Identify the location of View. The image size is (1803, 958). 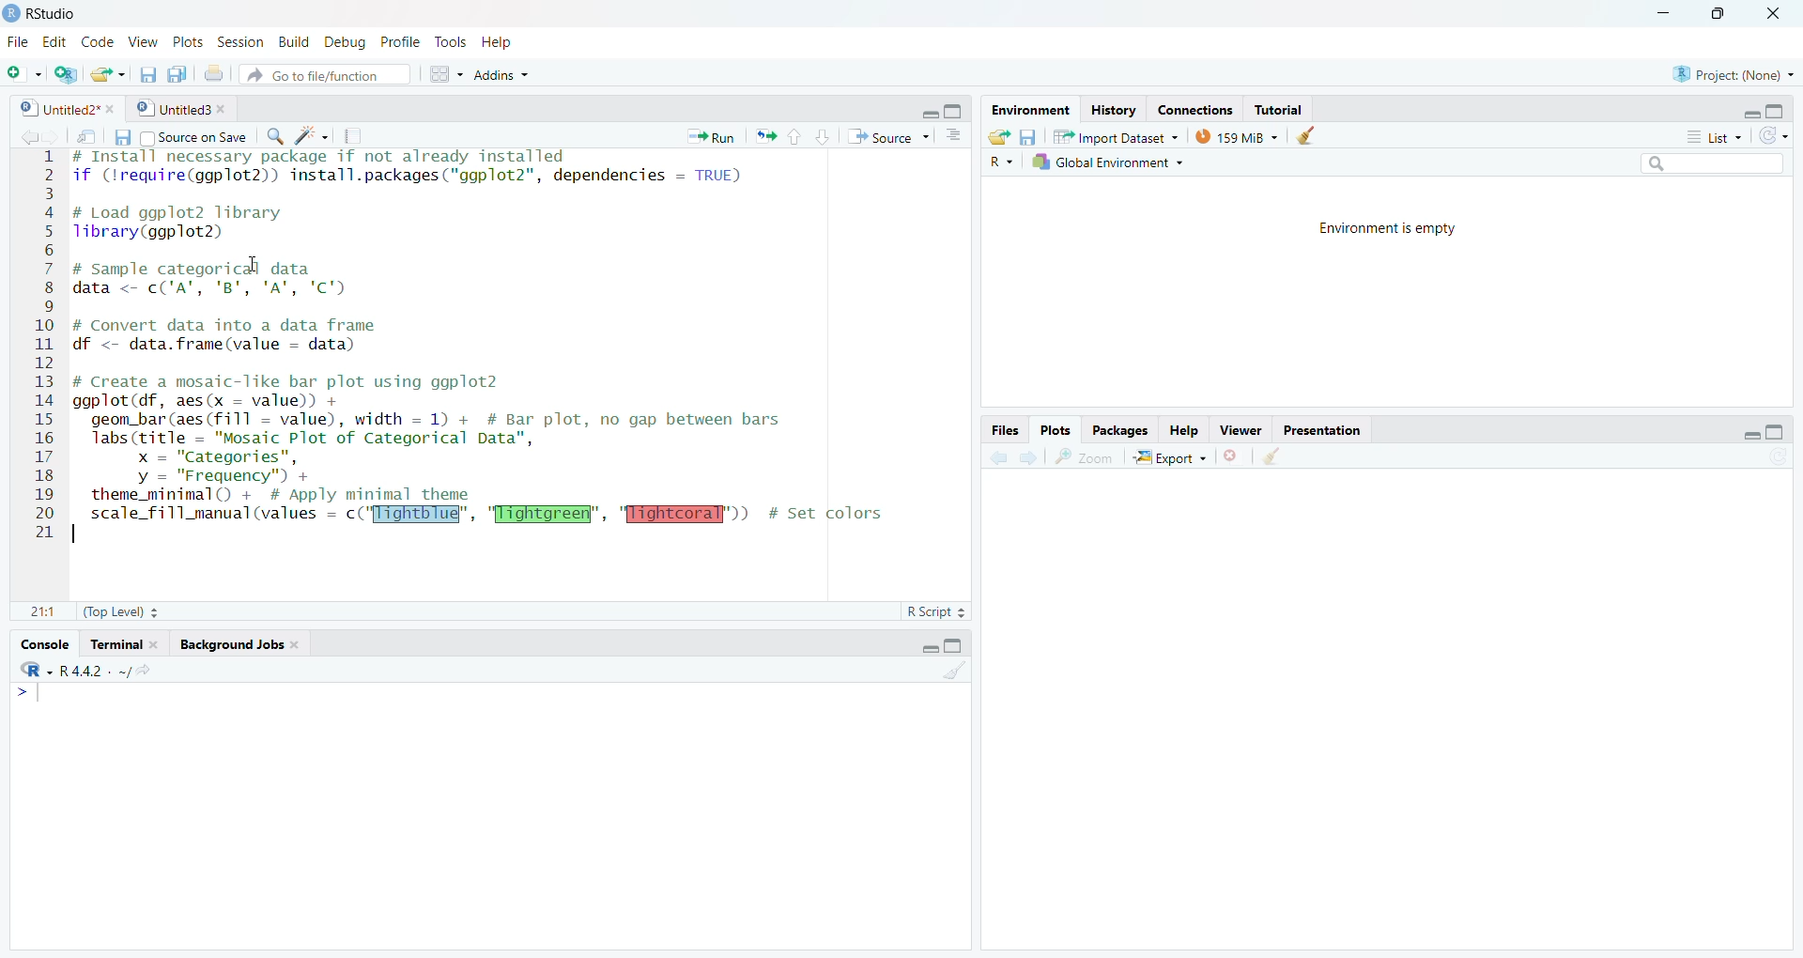
(143, 43).